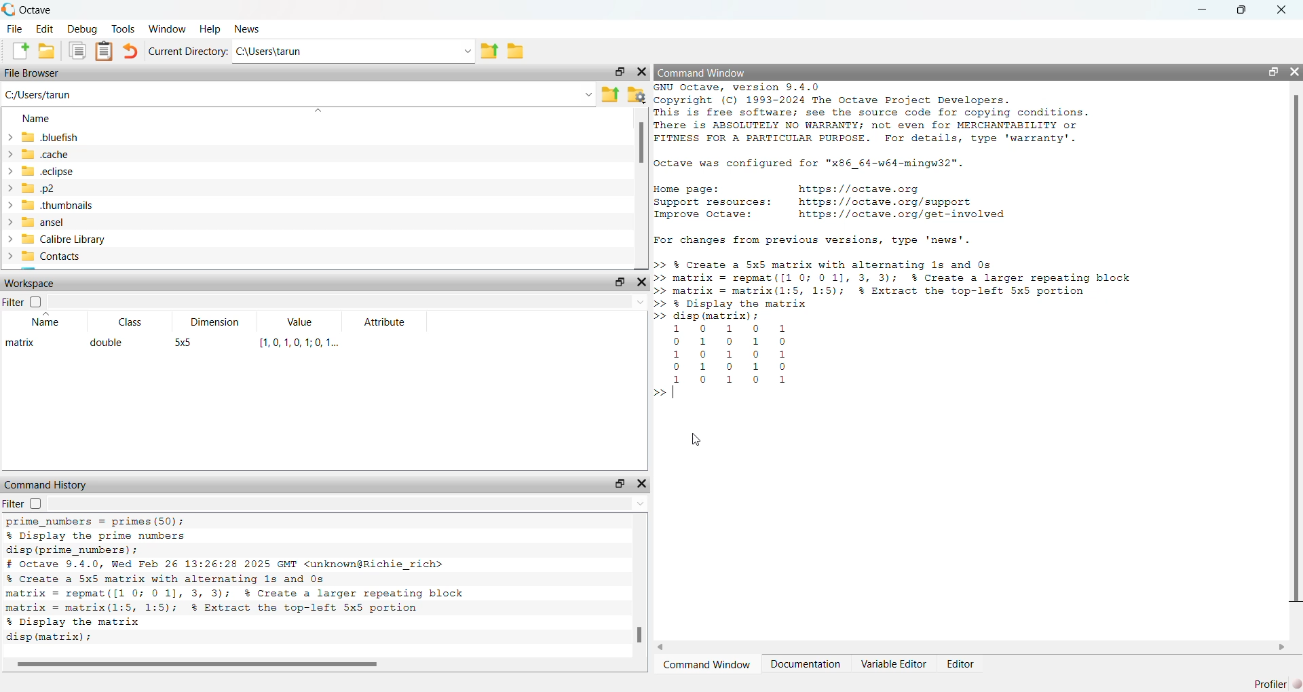 Image resolution: width=1303 pixels, height=692 pixels. What do you see at coordinates (50, 138) in the screenshot?
I see `.bluefish` at bounding box center [50, 138].